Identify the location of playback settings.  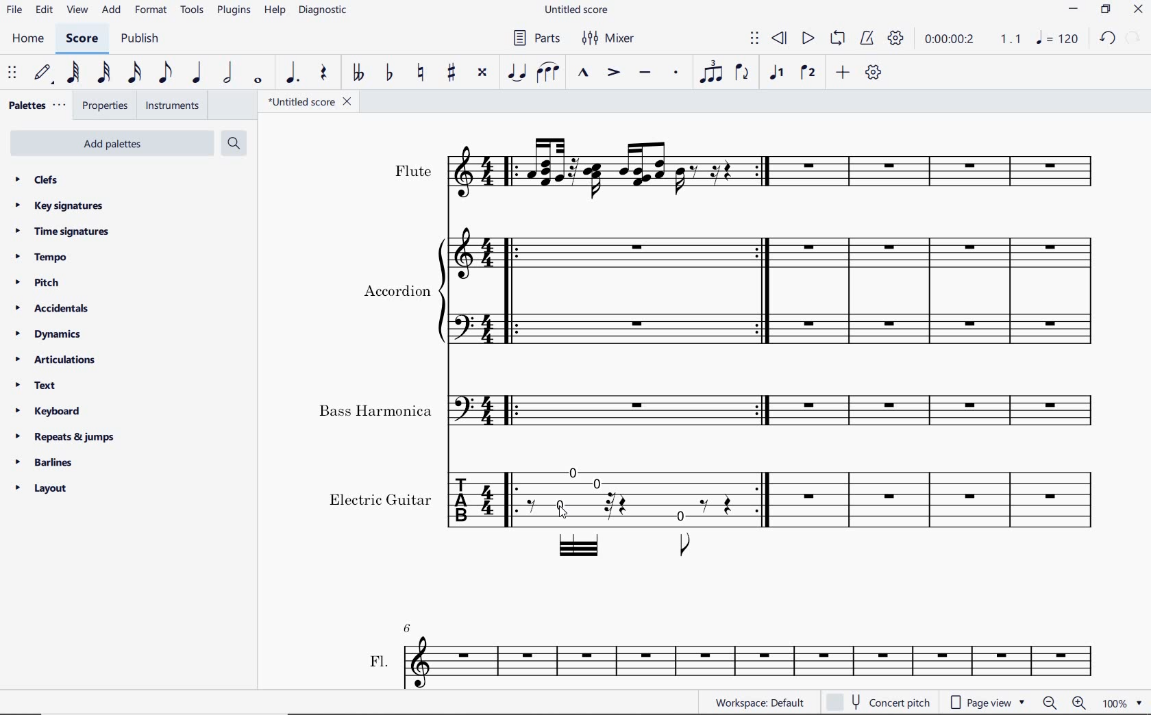
(895, 39).